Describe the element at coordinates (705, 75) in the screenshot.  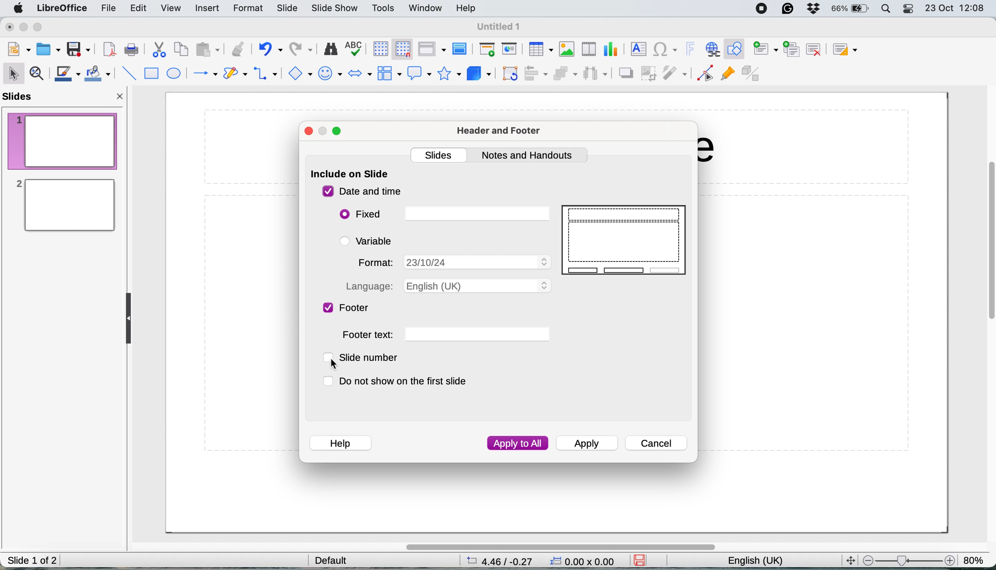
I see `toggle point edit mode` at that location.